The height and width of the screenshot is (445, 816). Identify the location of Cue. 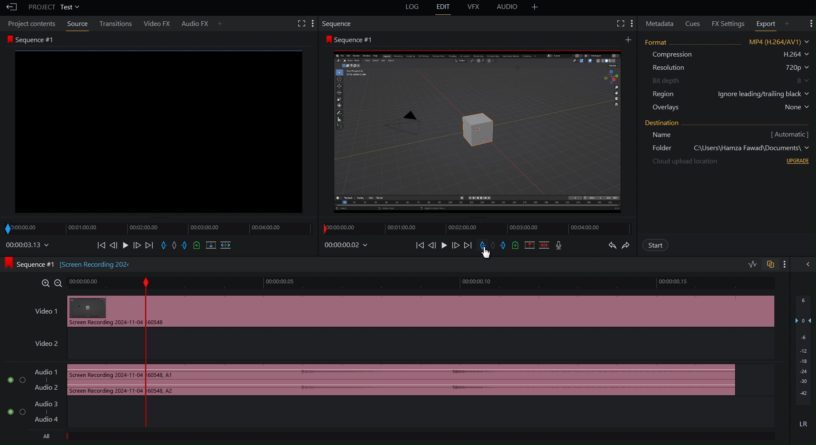
(516, 245).